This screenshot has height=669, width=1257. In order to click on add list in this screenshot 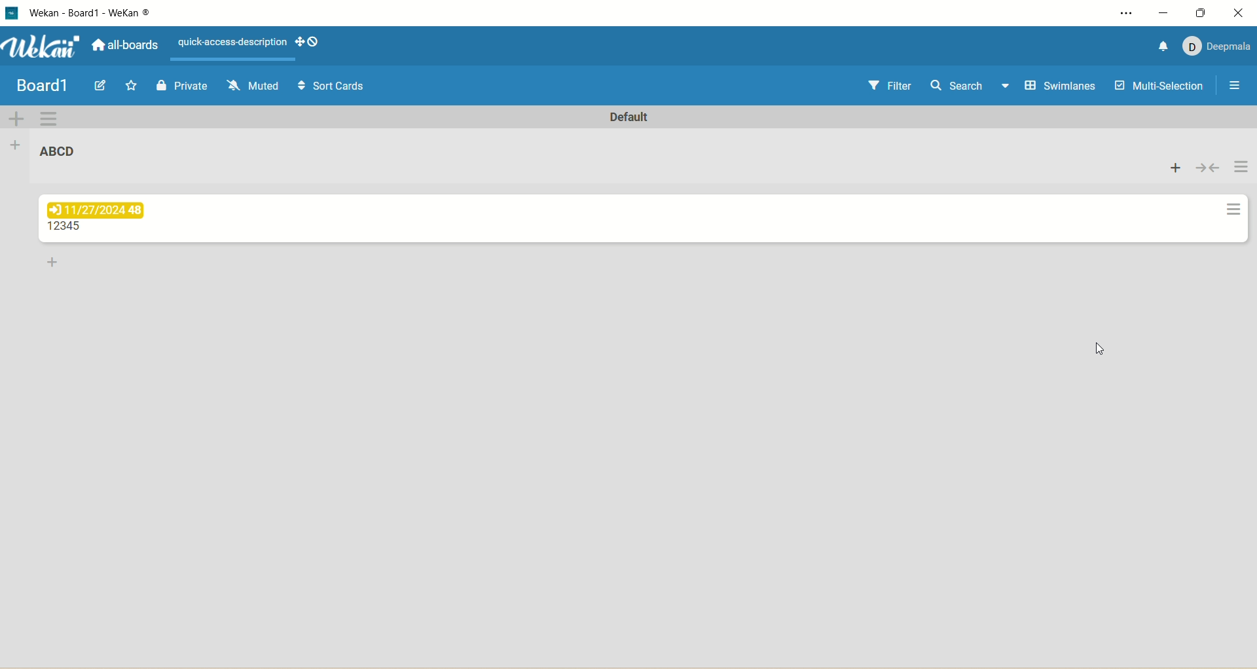, I will do `click(18, 148)`.